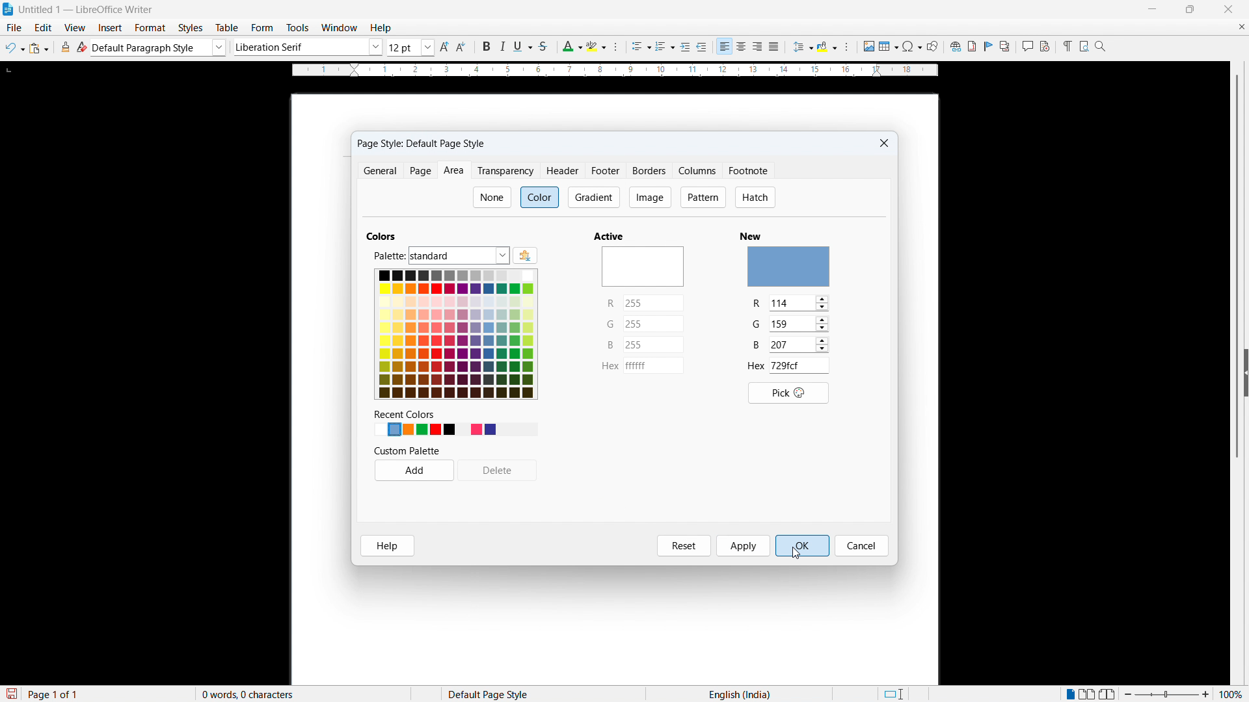 The width and height of the screenshot is (1249, 702). I want to click on Tools , so click(297, 28).